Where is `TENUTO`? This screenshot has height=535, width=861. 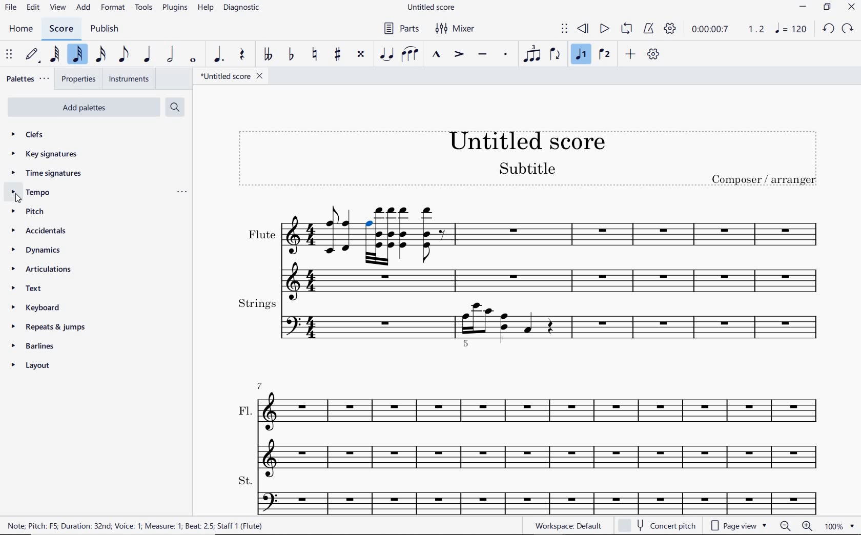
TENUTO is located at coordinates (484, 55).